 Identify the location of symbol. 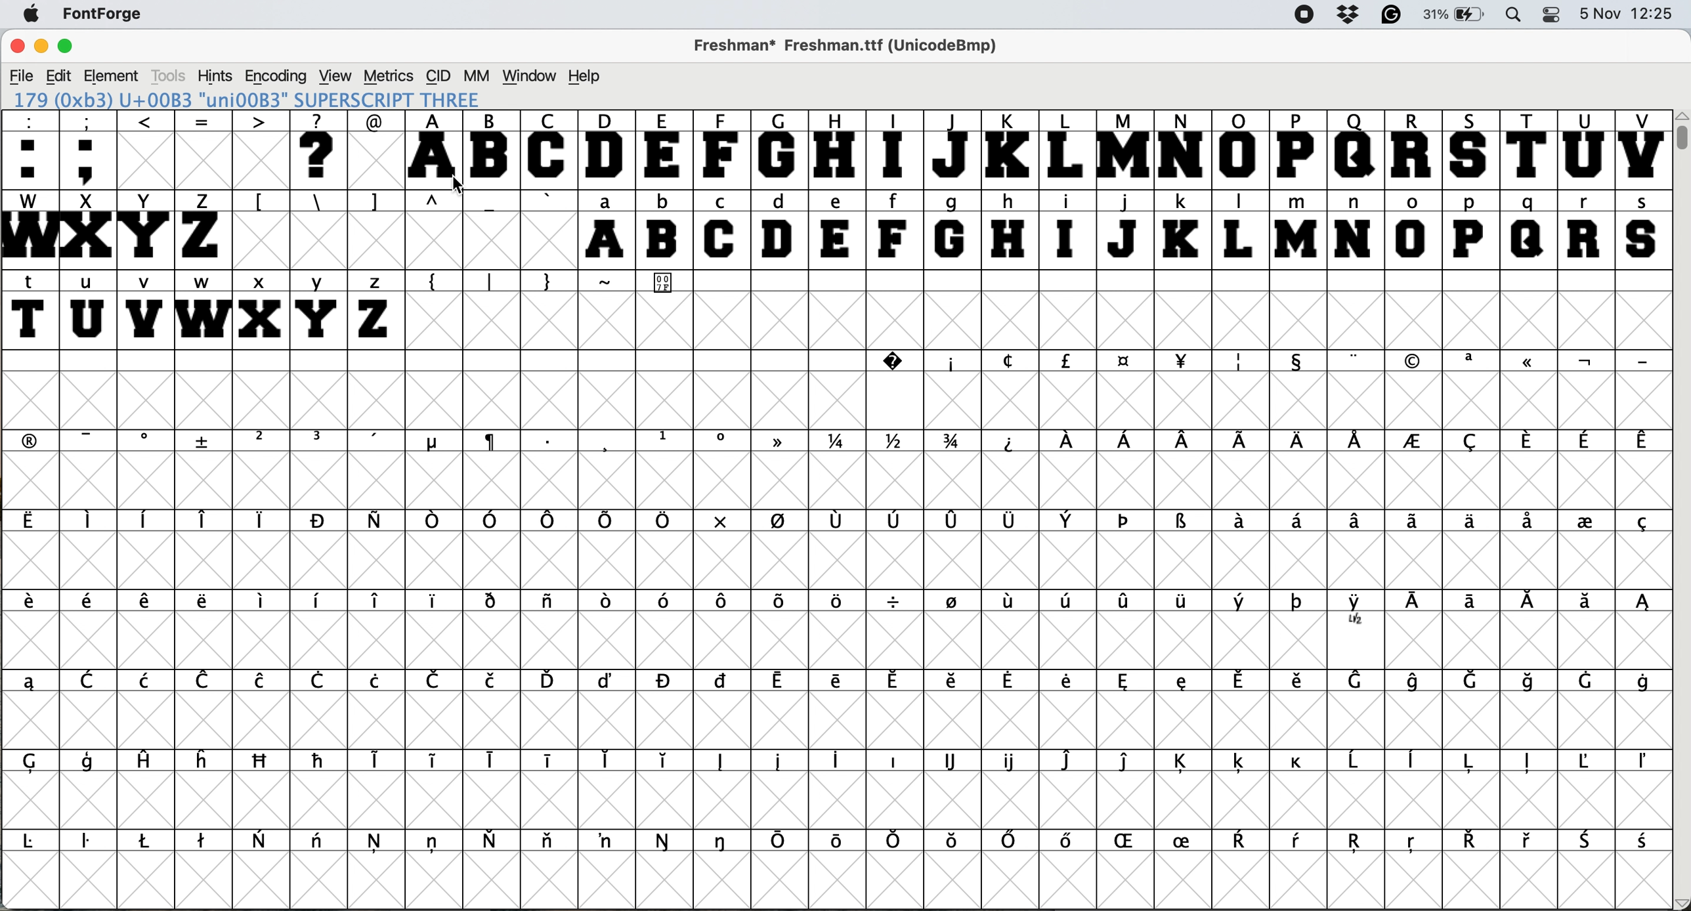
(605, 523).